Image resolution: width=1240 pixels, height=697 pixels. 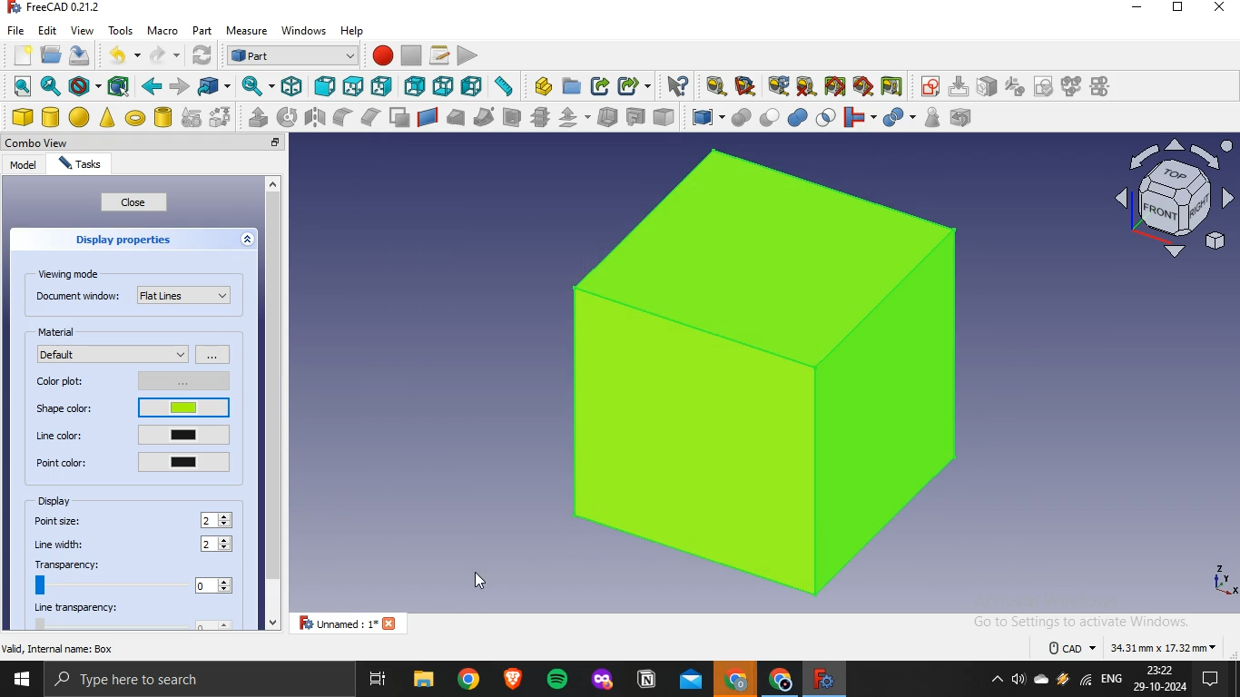 What do you see at coordinates (58, 8) in the screenshot?
I see `text` at bounding box center [58, 8].